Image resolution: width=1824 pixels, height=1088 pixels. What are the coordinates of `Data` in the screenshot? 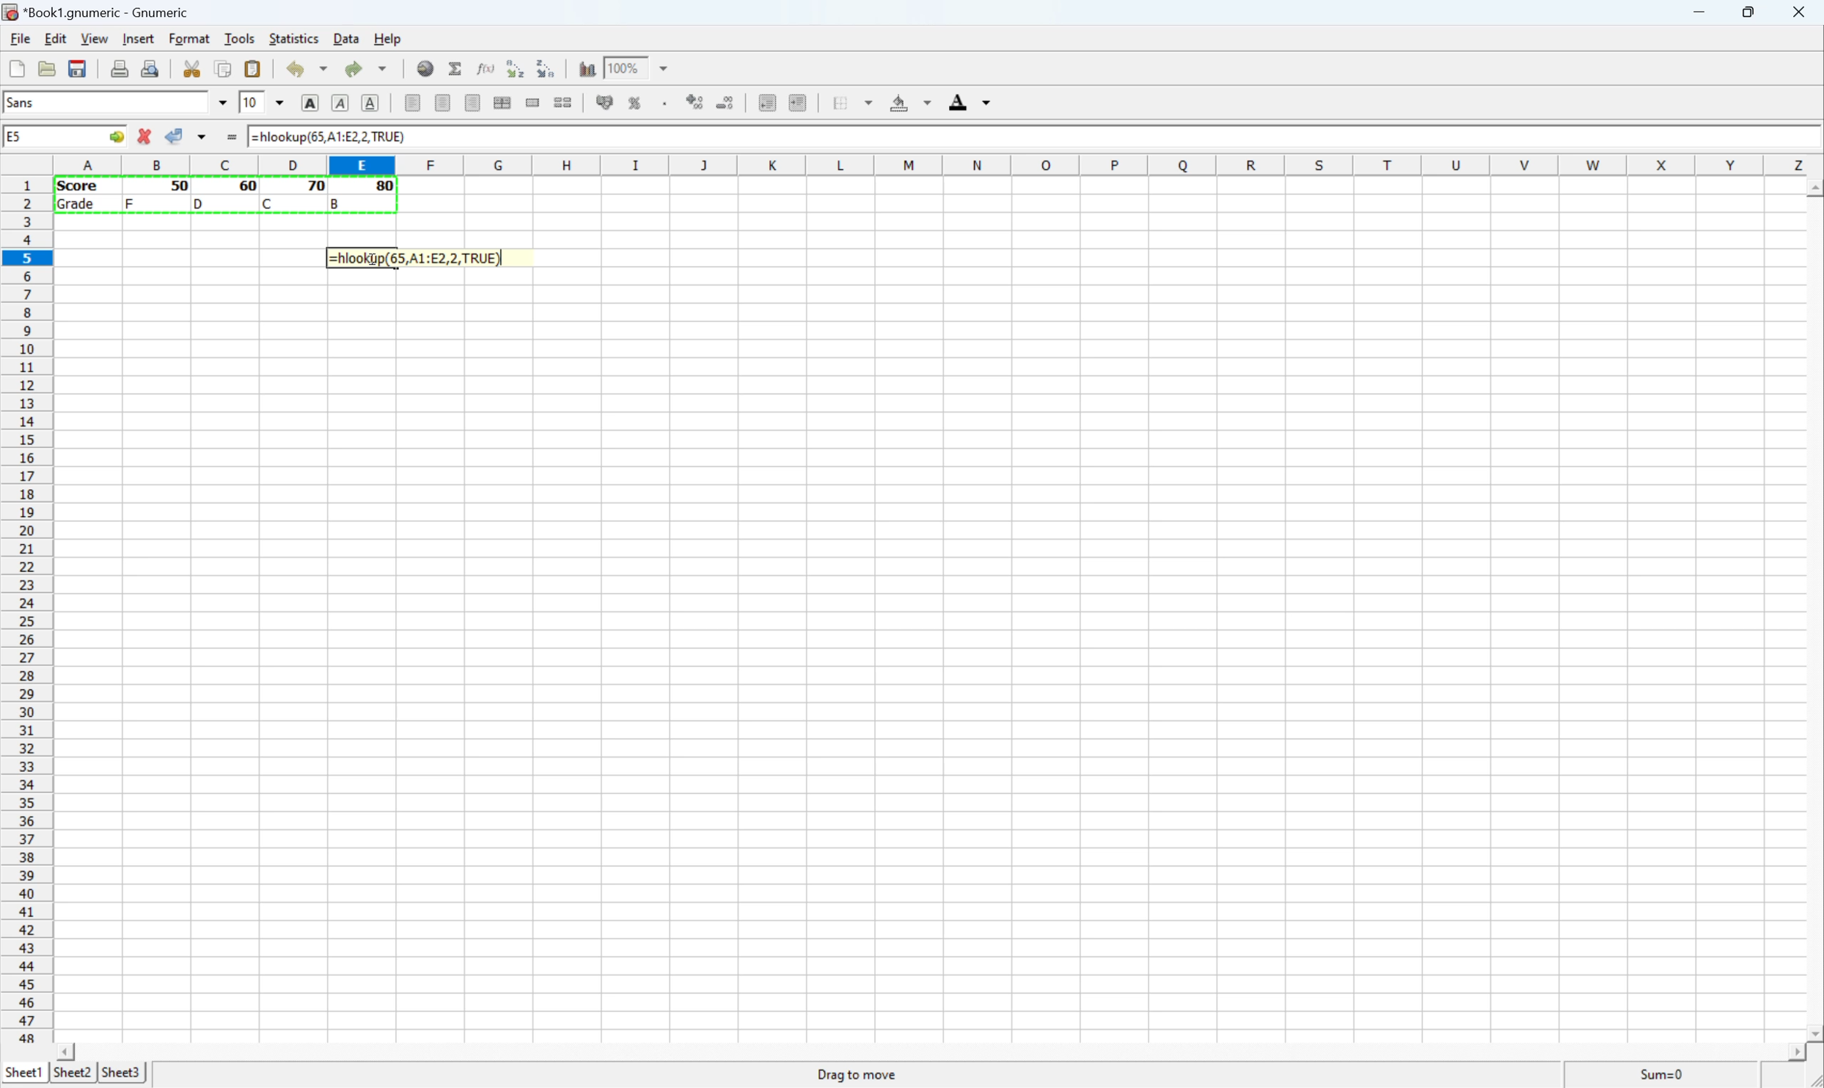 It's located at (345, 37).